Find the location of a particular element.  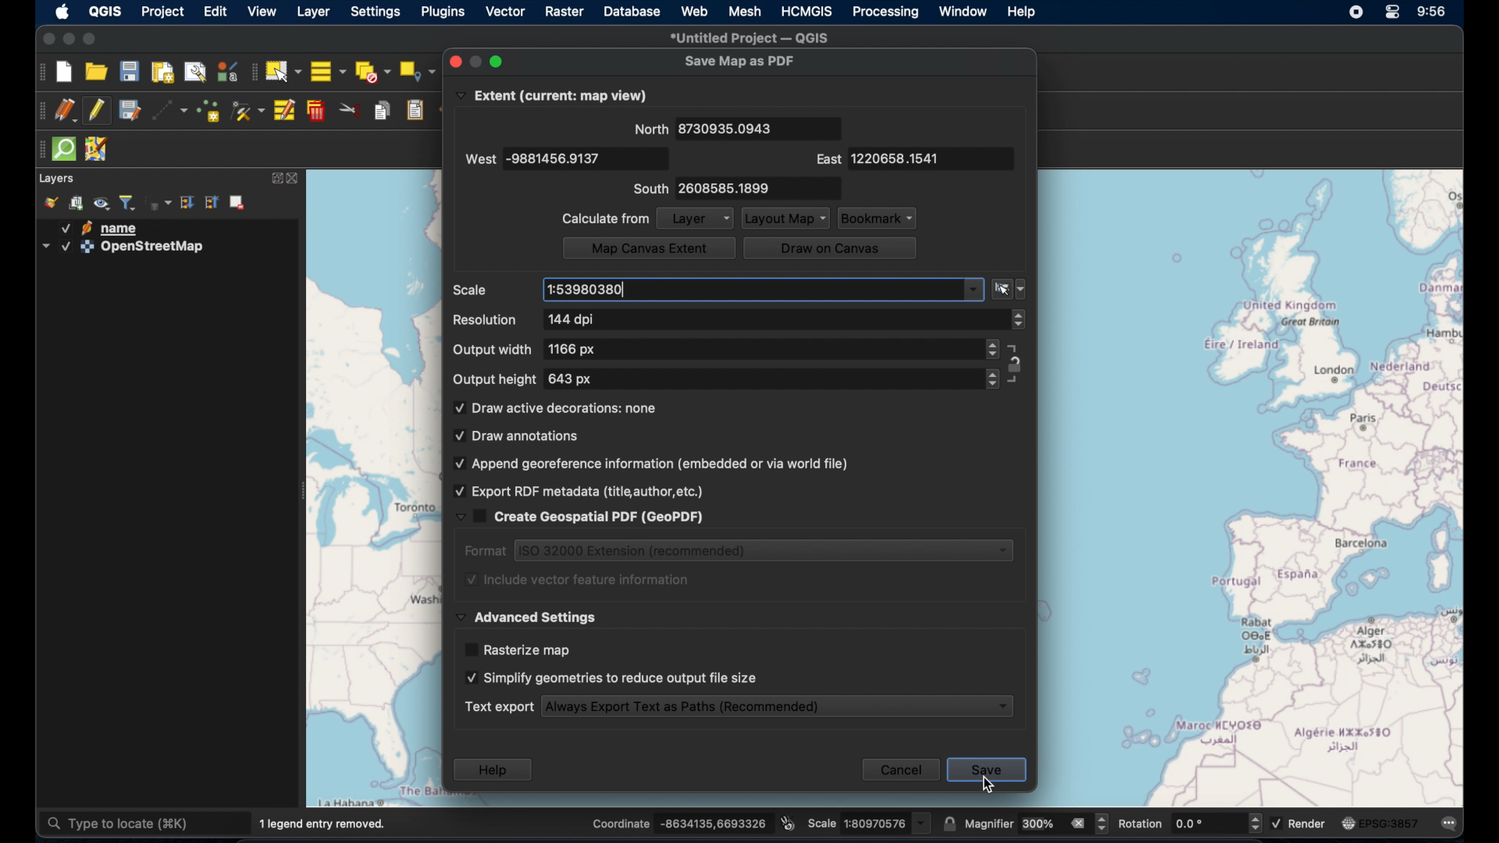

raster is located at coordinates (564, 12).